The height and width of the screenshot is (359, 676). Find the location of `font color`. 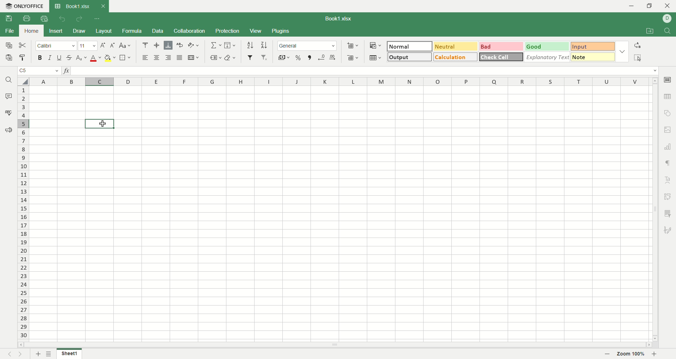

font color is located at coordinates (94, 59).